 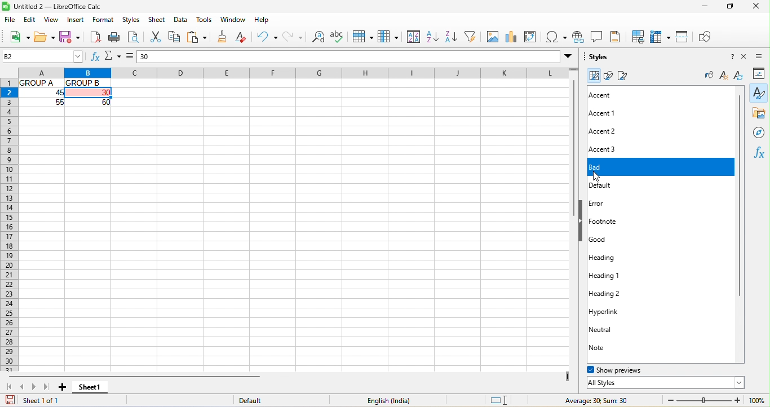 What do you see at coordinates (199, 38) in the screenshot?
I see `paste` at bounding box center [199, 38].